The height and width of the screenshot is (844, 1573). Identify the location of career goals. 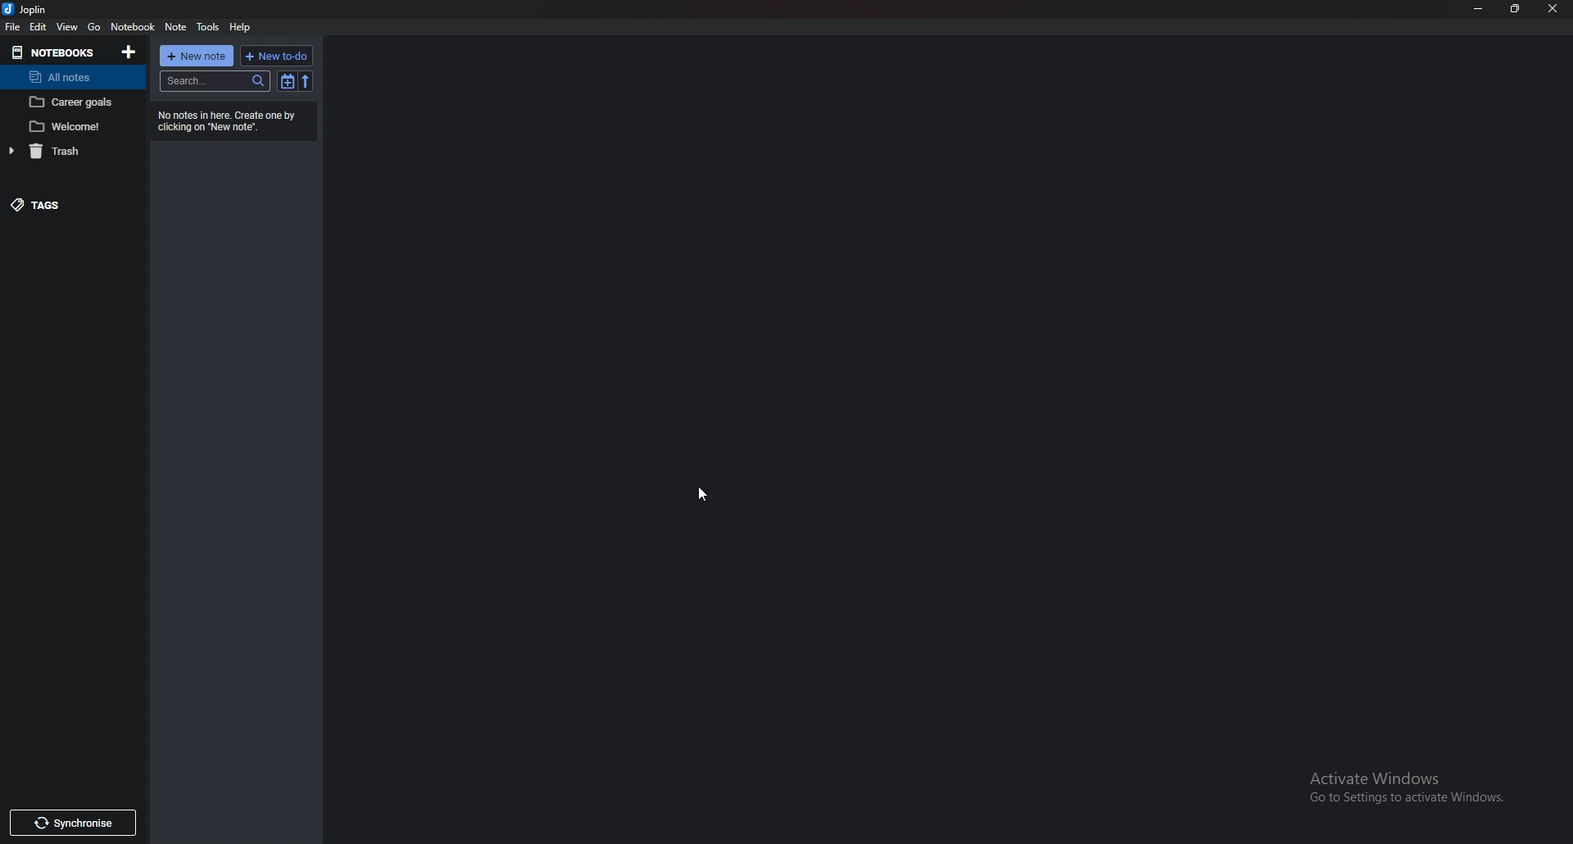
(71, 102).